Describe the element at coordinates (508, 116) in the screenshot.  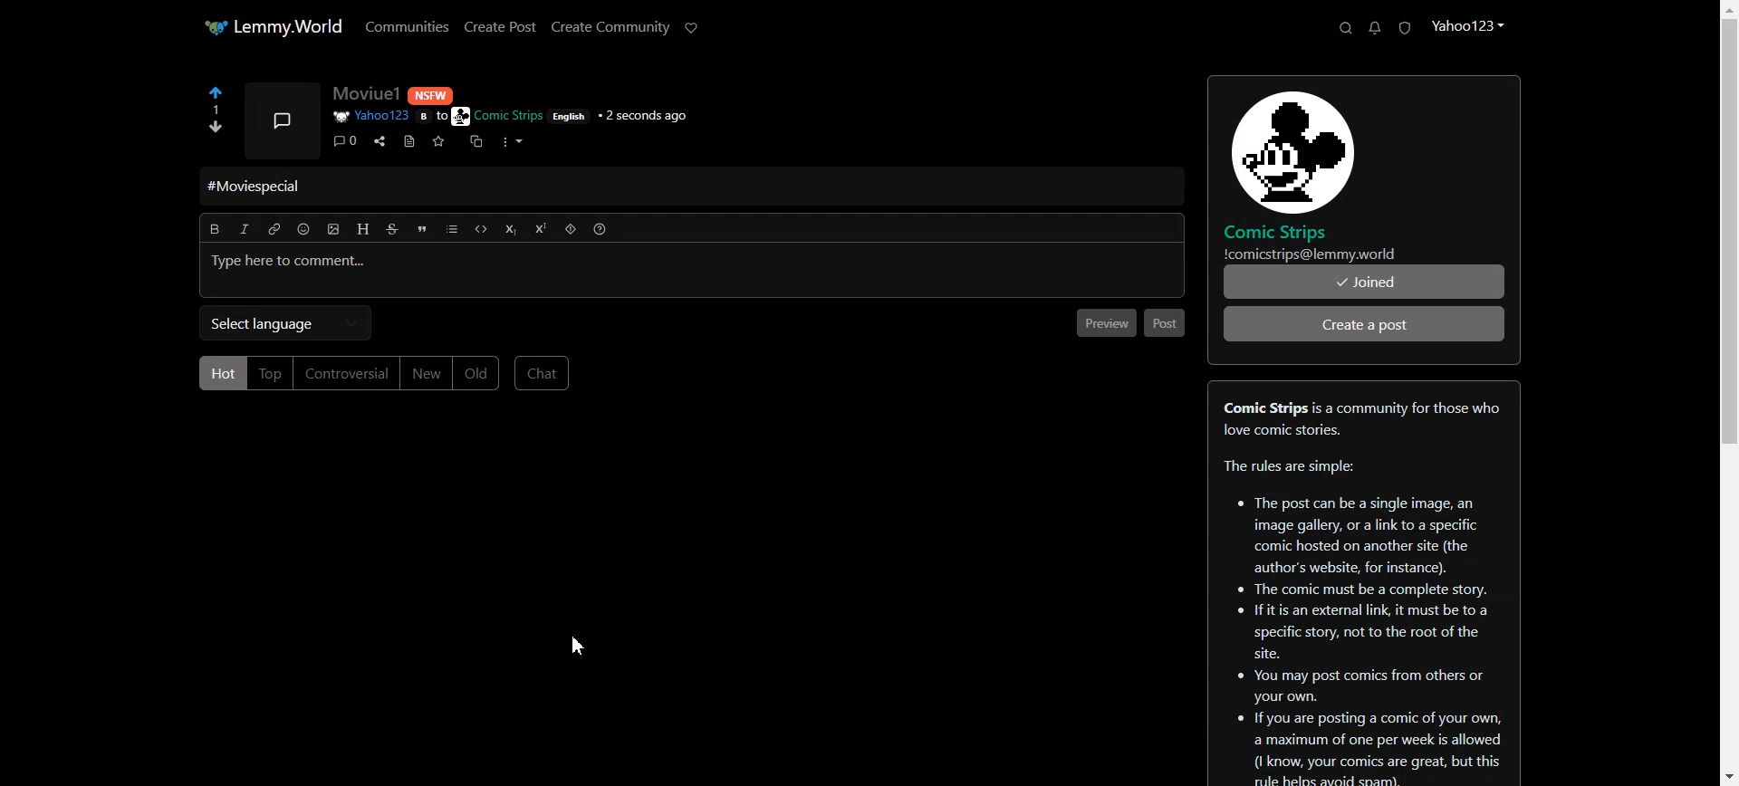
I see `Yahoo123 to Comic Strips english 2 seconds ago` at that location.